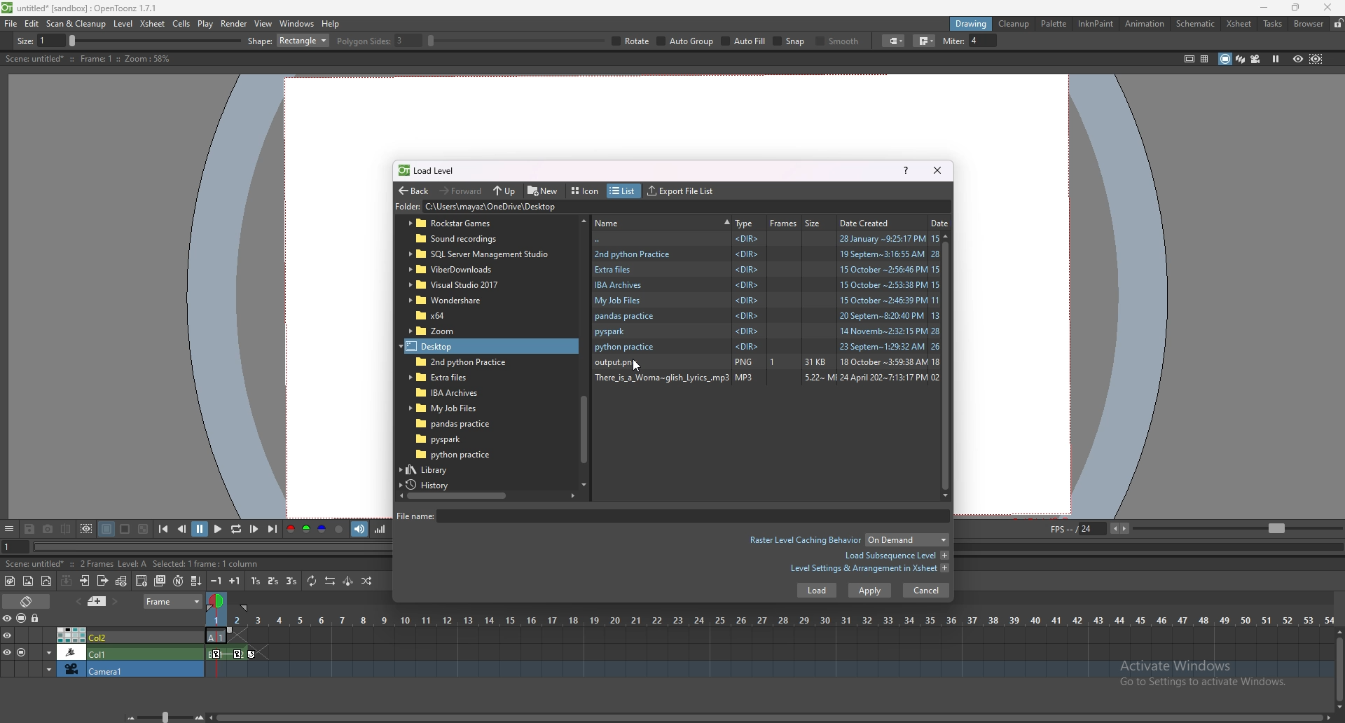  What do you see at coordinates (461, 190) in the screenshot?
I see `forward` at bounding box center [461, 190].